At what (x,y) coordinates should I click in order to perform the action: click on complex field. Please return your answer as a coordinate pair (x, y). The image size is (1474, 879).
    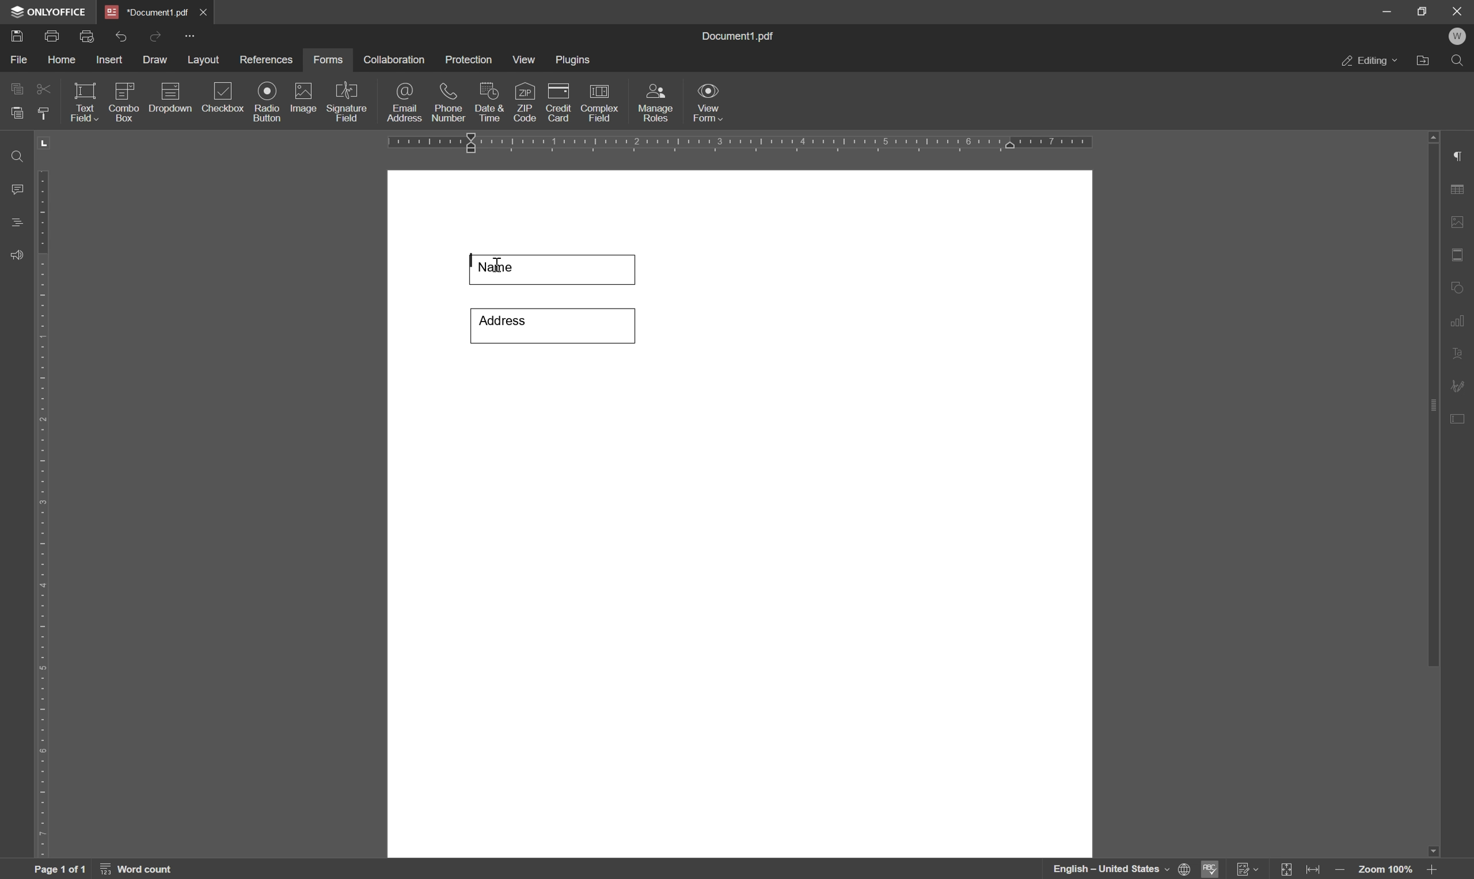
    Looking at the image, I should click on (600, 102).